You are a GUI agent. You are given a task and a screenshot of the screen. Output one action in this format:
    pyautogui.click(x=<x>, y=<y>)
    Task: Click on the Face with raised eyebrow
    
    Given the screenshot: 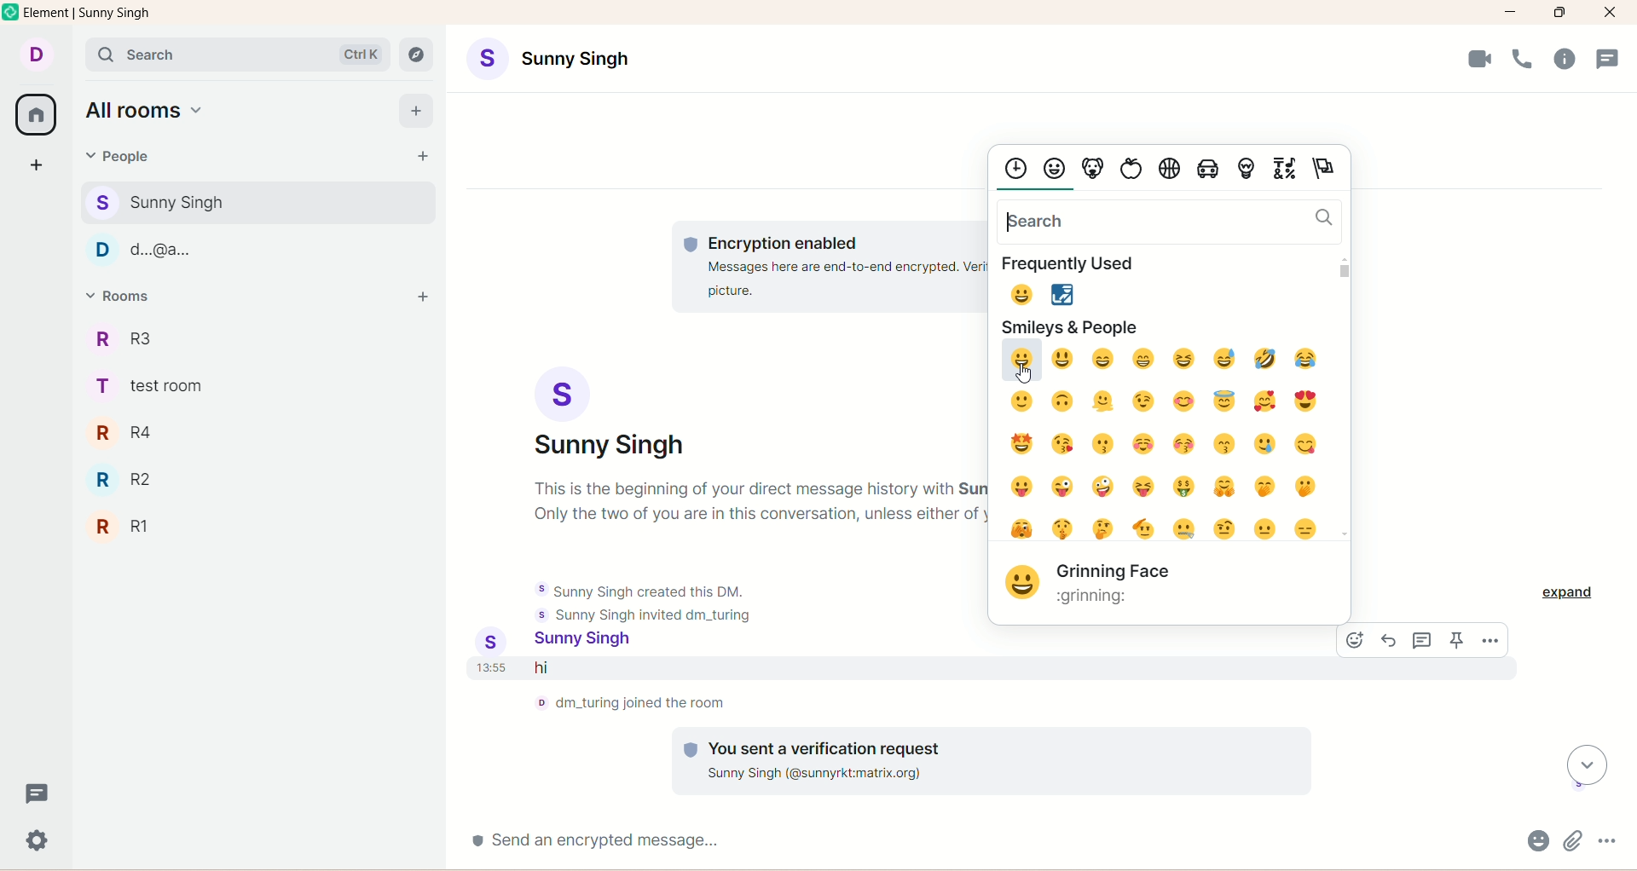 What is the action you would take?
    pyautogui.click(x=1225, y=529)
    